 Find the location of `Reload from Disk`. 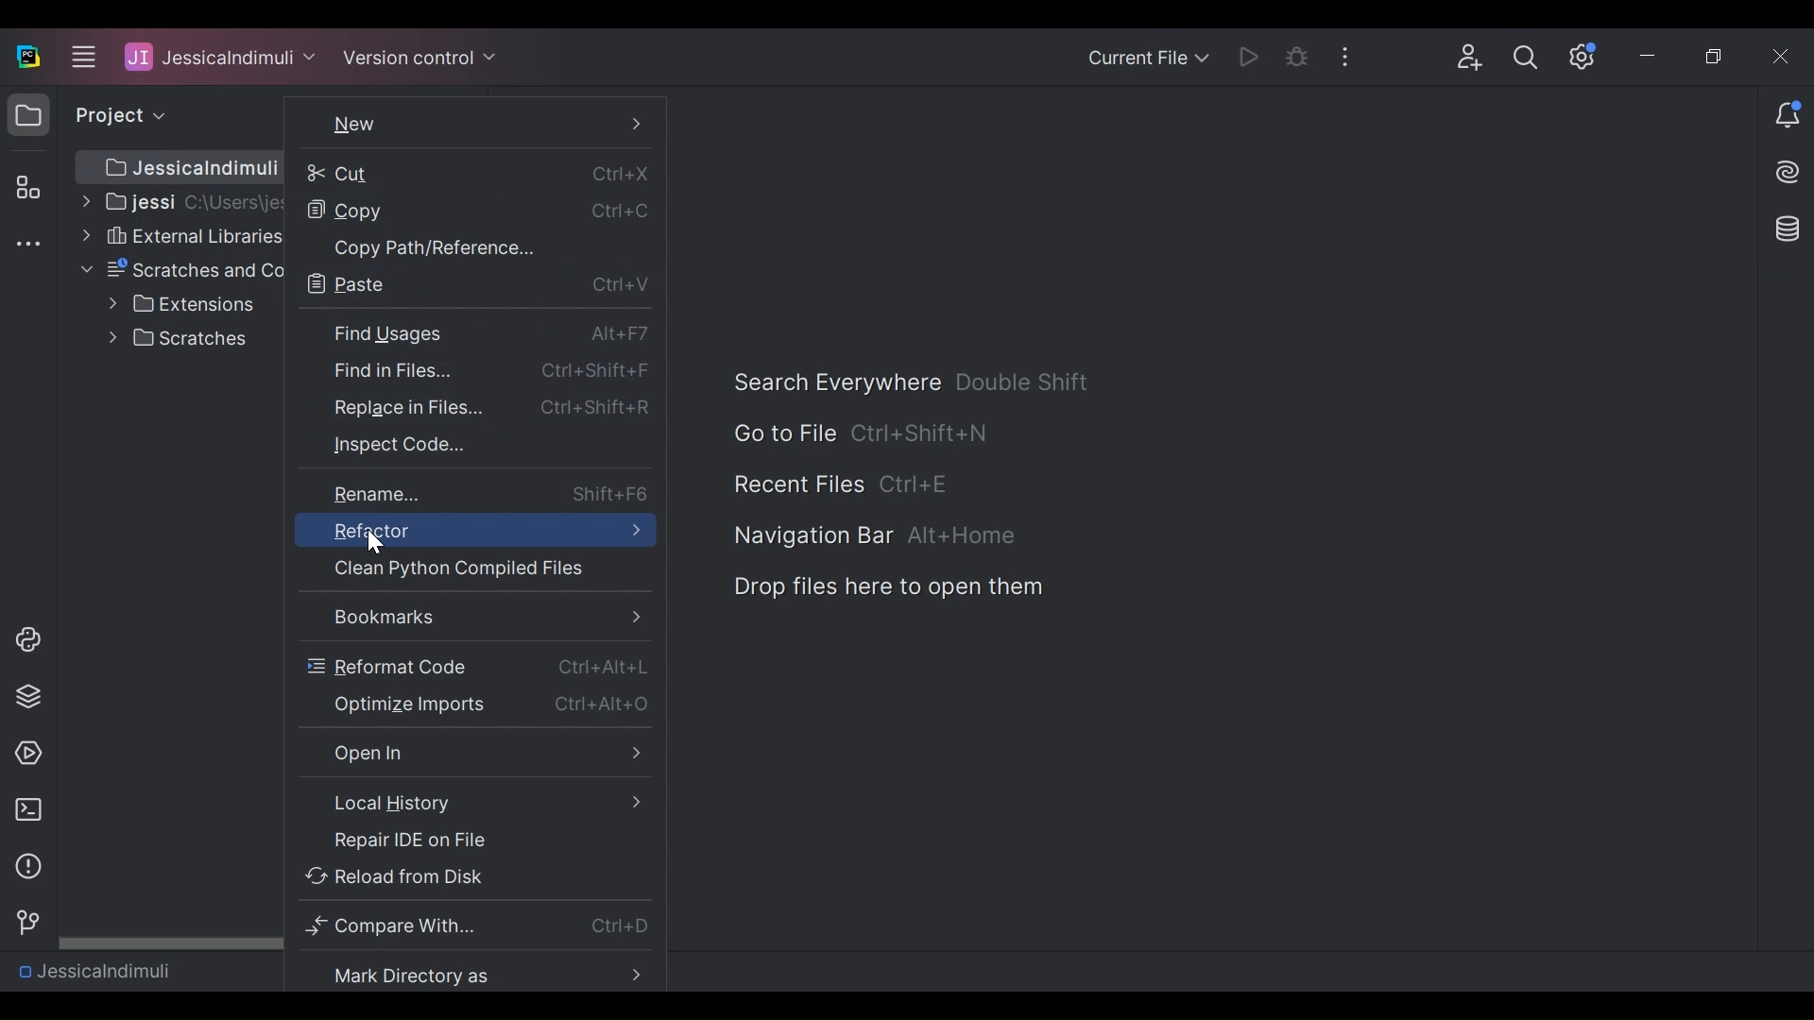

Reload from Disk is located at coordinates (474, 875).